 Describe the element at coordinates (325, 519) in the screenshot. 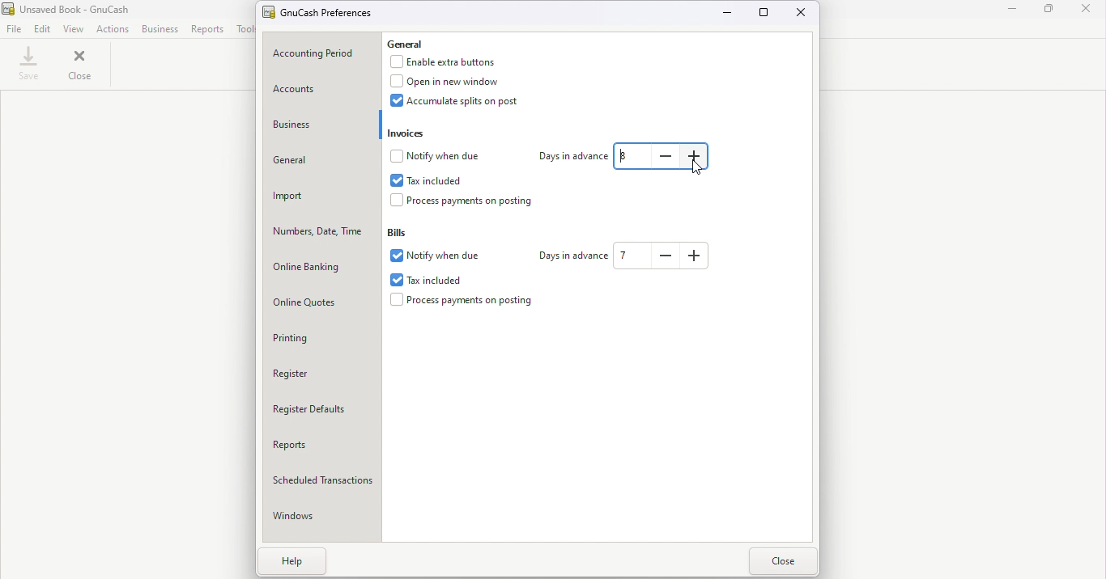

I see `Windows` at that location.